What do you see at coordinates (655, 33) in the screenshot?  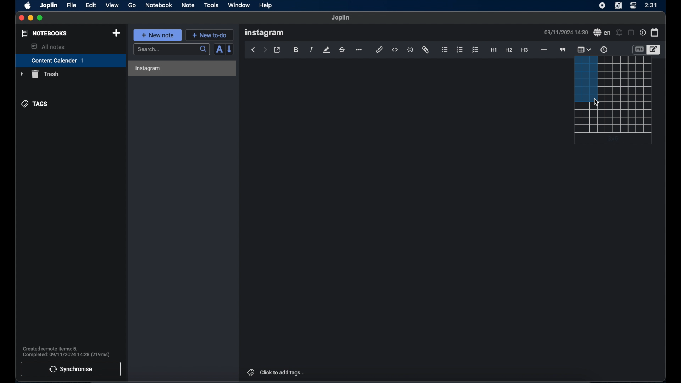 I see `calendar icon` at bounding box center [655, 33].